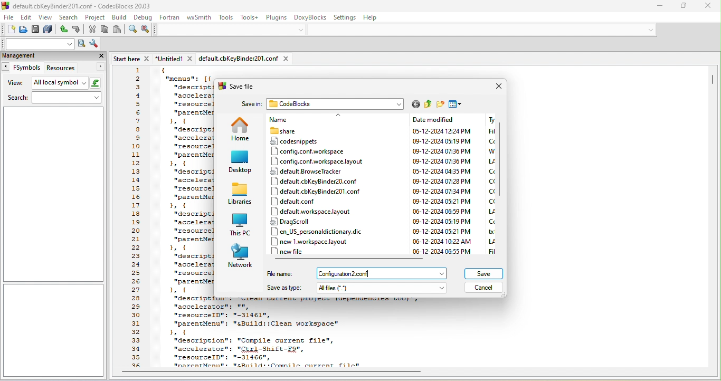 This screenshot has height=381, width=721. What do you see at coordinates (48, 29) in the screenshot?
I see `save everything` at bounding box center [48, 29].